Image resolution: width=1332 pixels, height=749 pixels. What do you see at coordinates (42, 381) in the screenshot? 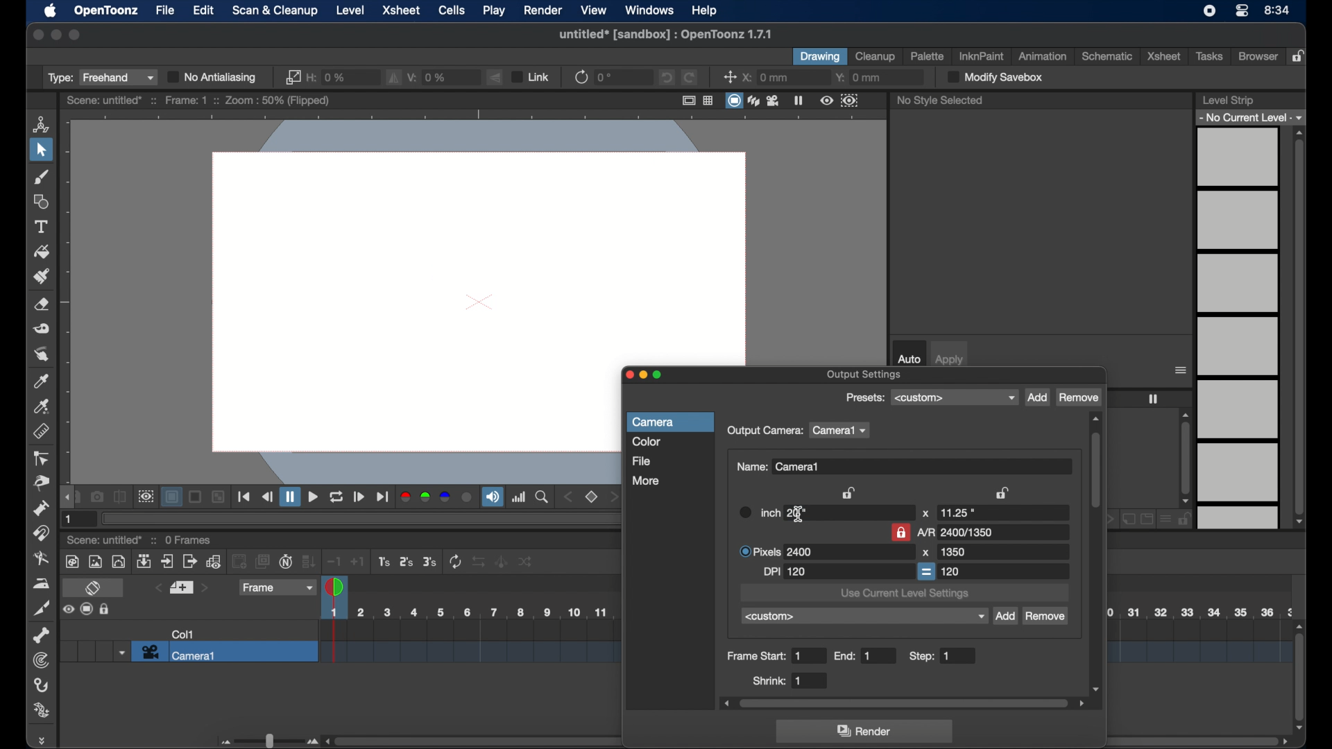
I see `color picker tool` at bounding box center [42, 381].